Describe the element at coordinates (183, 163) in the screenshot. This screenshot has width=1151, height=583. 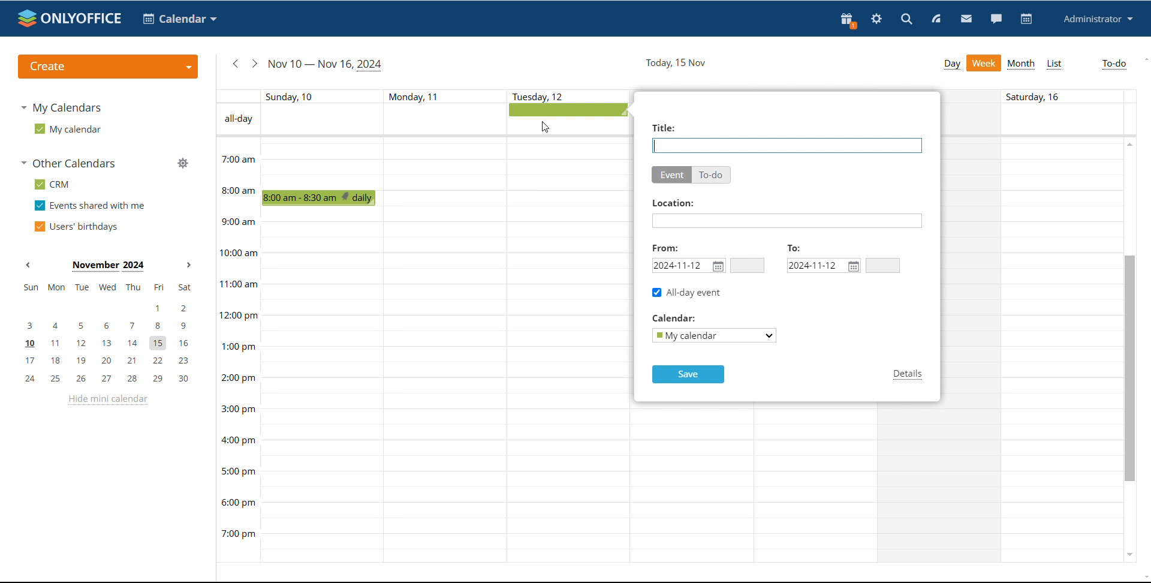
I see `manage` at that location.